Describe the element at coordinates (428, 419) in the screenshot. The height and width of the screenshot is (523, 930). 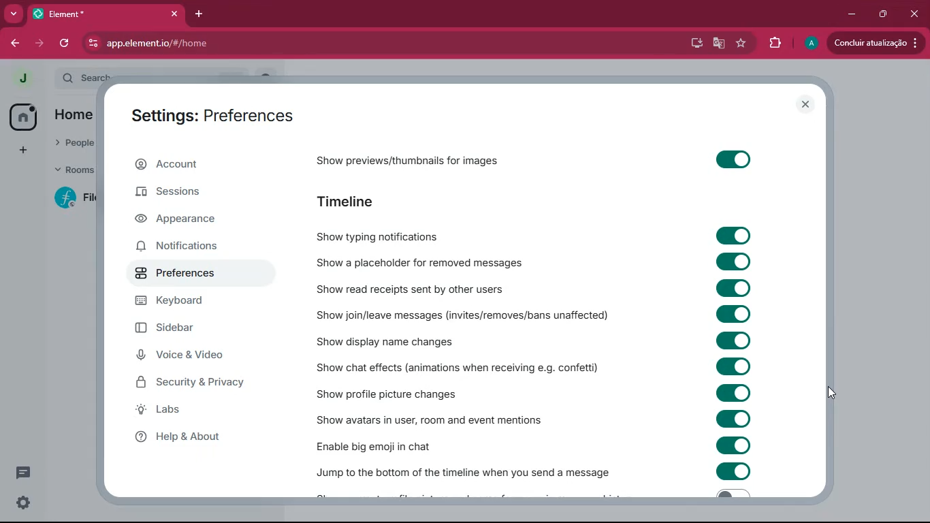
I see `show avatars in user, room and event mentions` at that location.